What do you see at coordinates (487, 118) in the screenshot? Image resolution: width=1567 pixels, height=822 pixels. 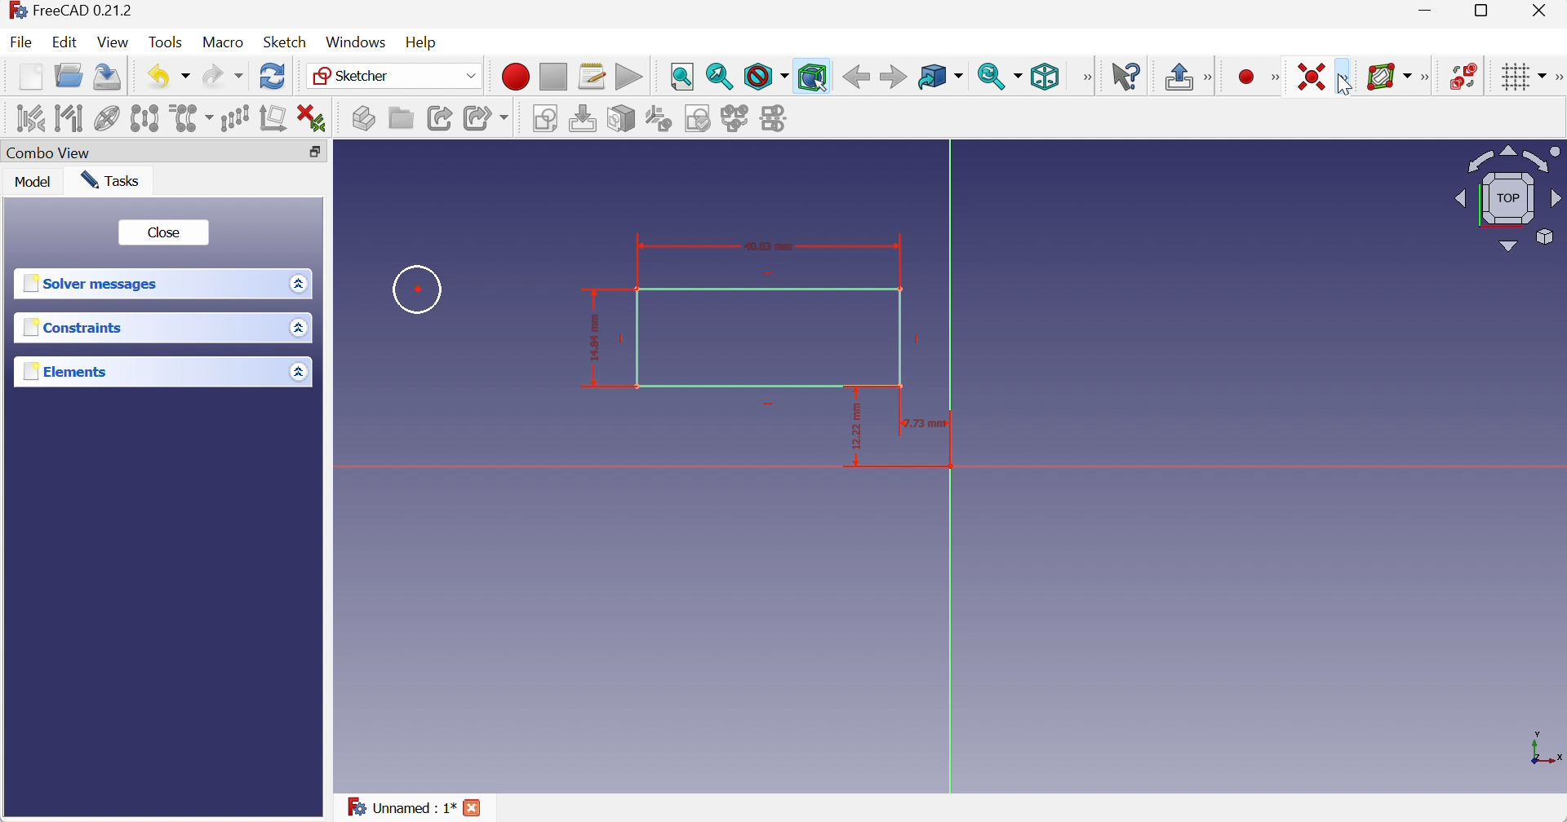 I see `Make sub-link` at bounding box center [487, 118].